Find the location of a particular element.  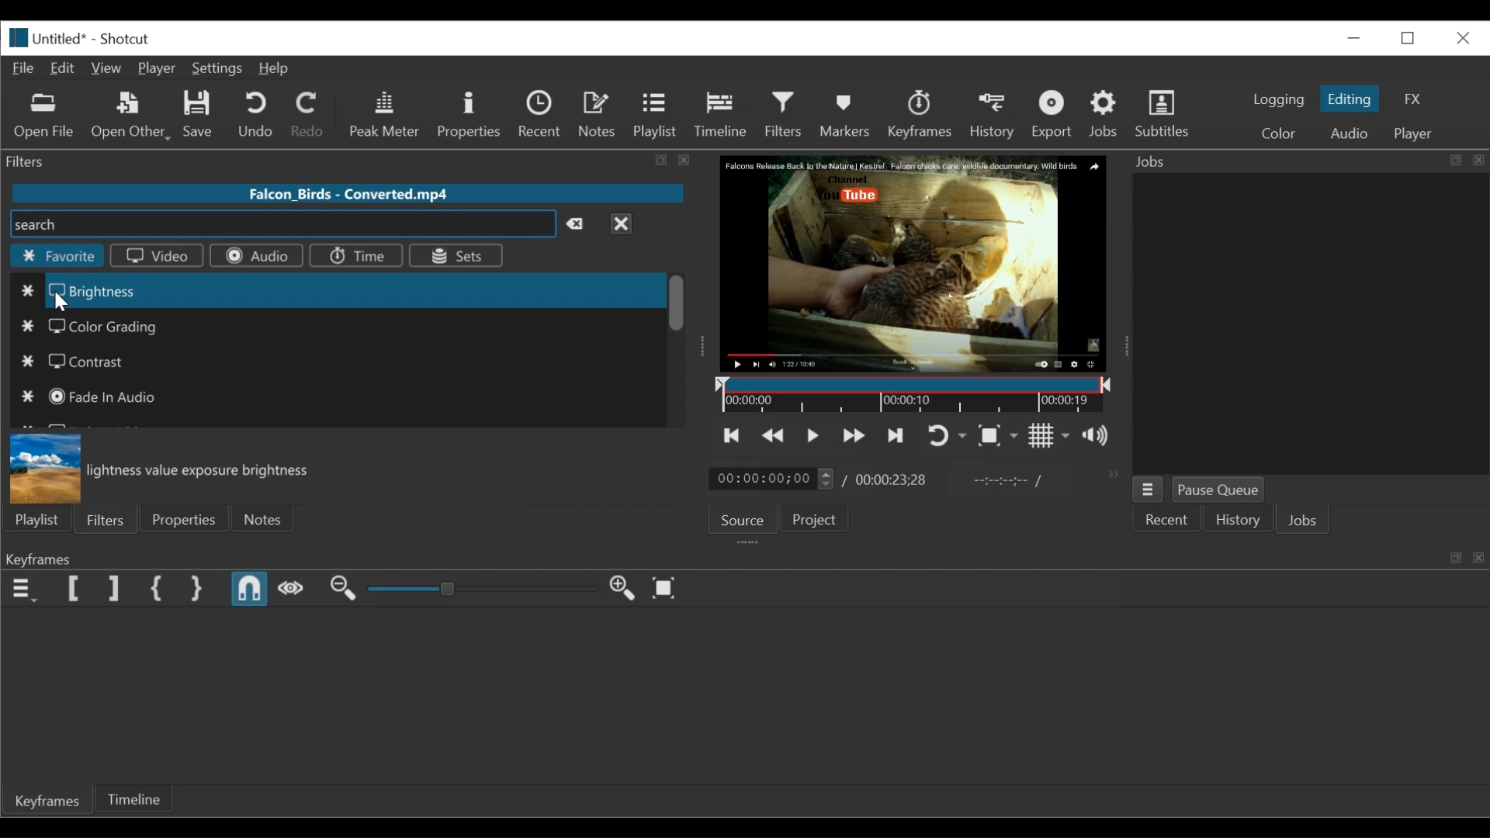

Brightness is located at coordinates (338, 290).